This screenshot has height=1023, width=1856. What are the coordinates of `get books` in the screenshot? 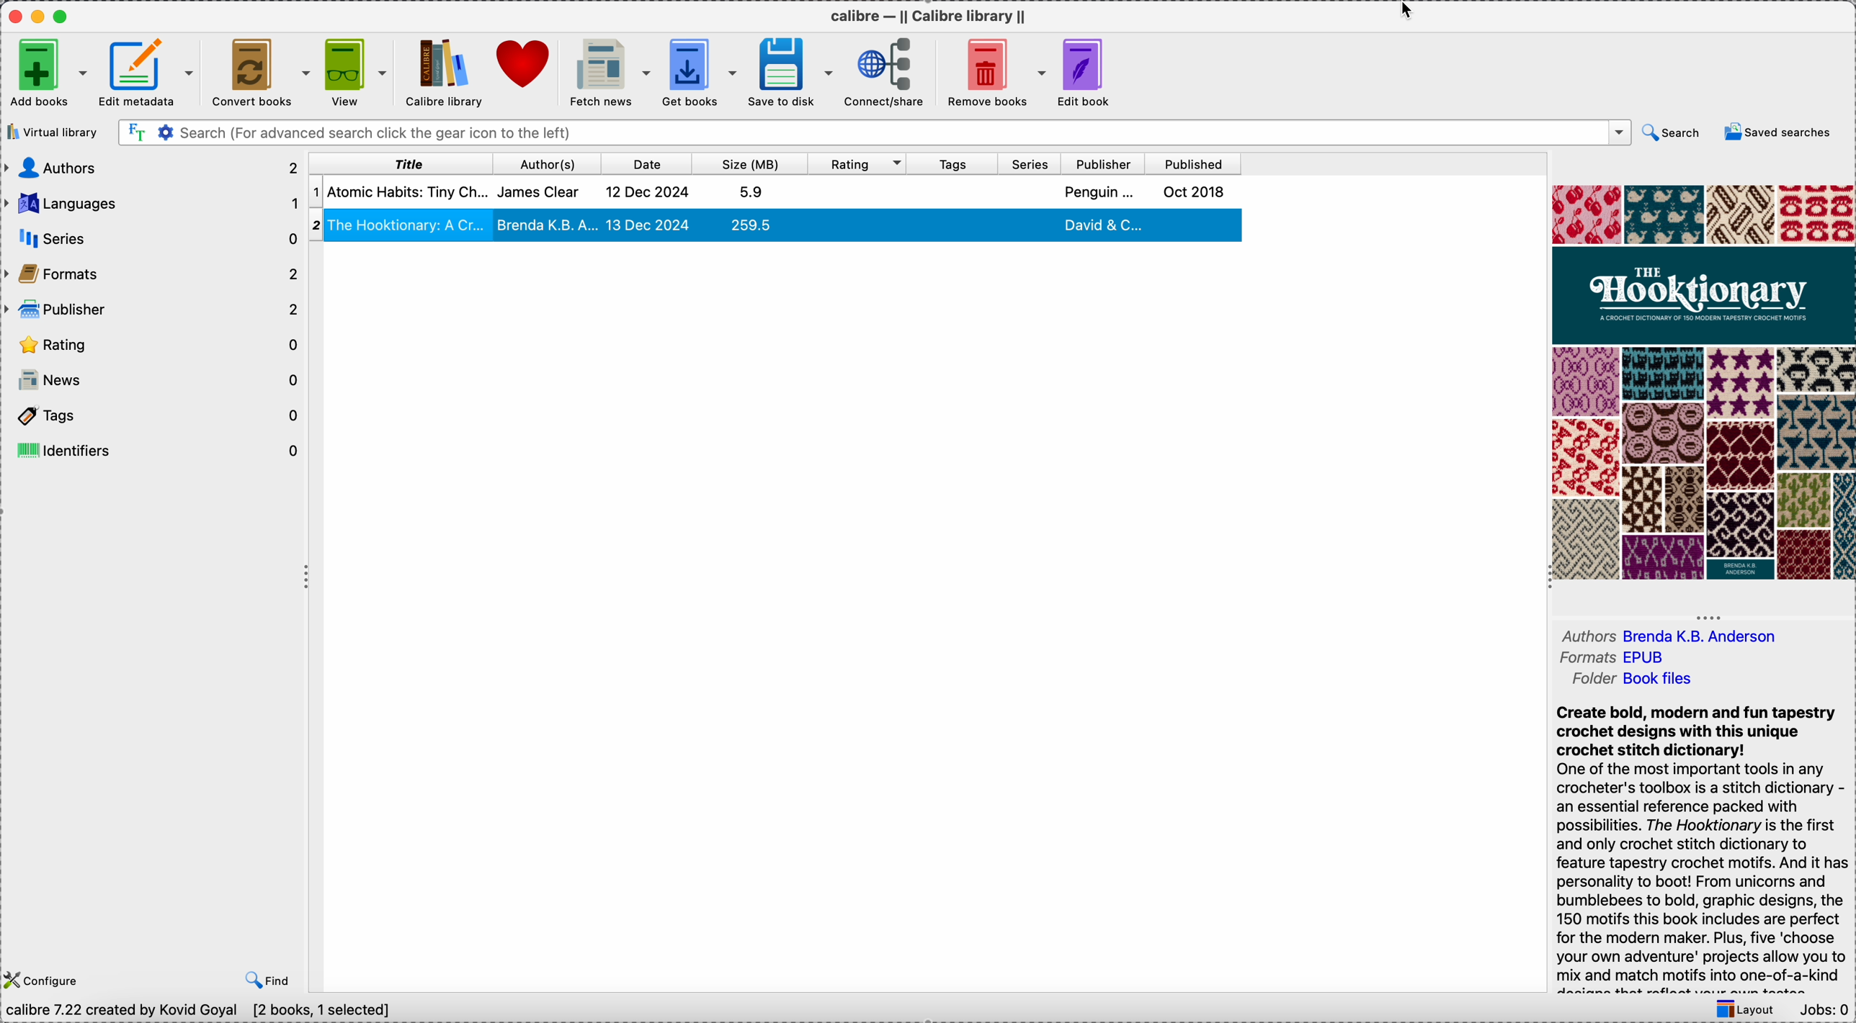 It's located at (705, 71).